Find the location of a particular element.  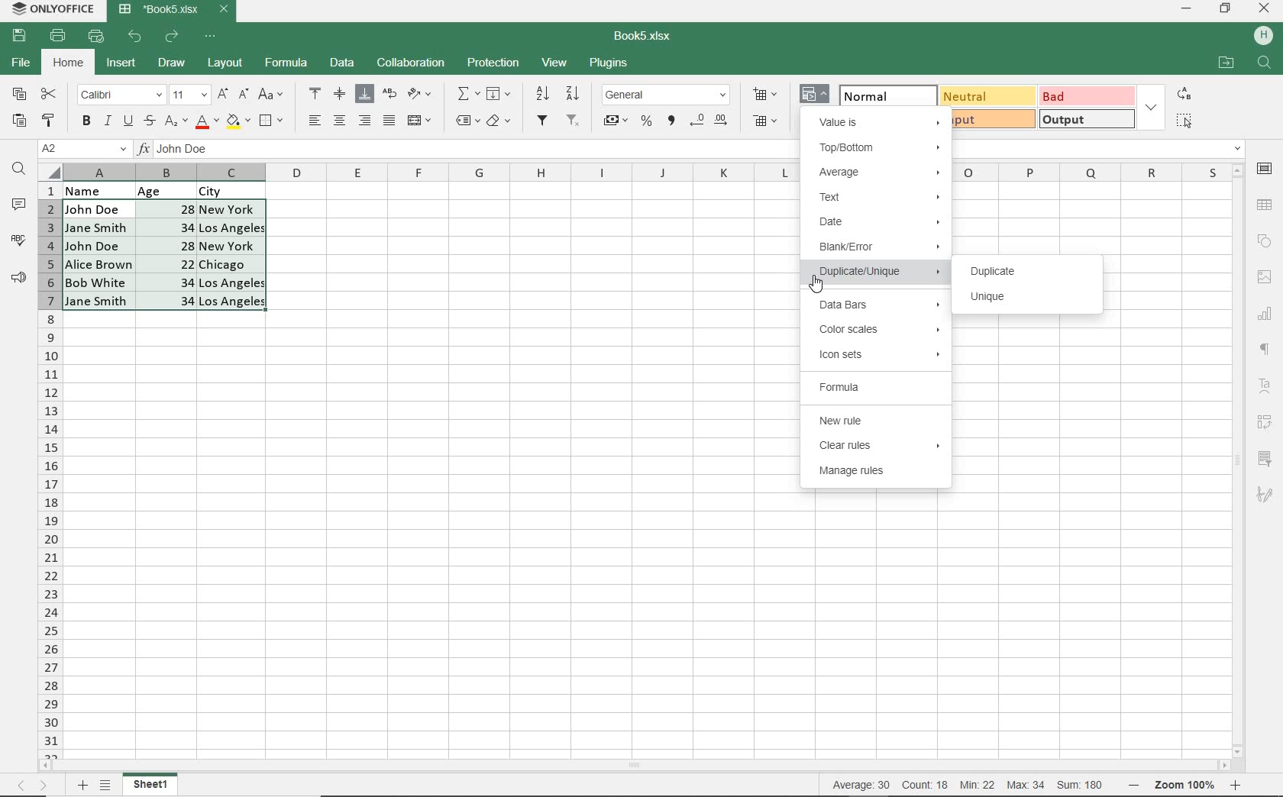

FIND is located at coordinates (19, 170).